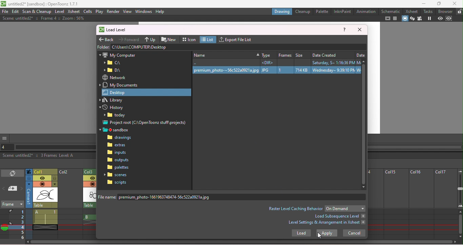 This screenshot has height=245, width=463. I want to click on Lock rooms lock, so click(459, 11).